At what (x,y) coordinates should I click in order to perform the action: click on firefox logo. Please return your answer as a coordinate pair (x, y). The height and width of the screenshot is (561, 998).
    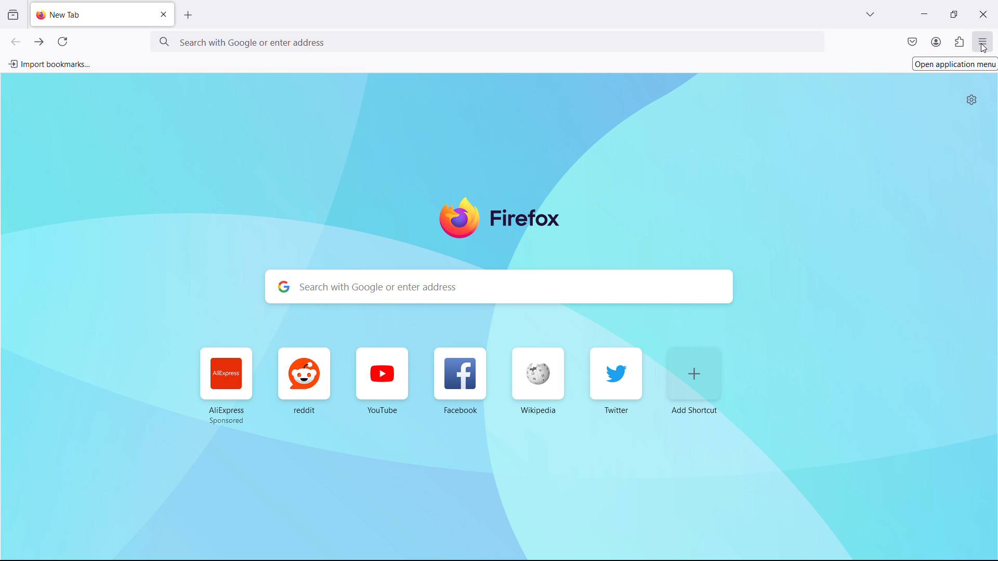
    Looking at the image, I should click on (500, 220).